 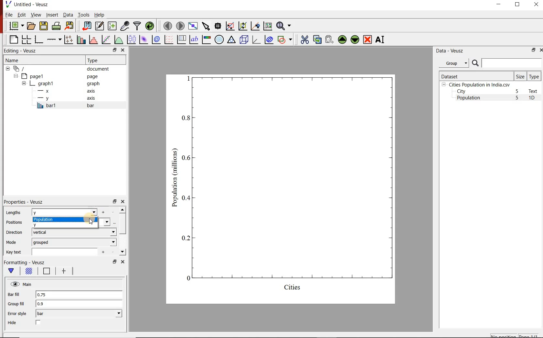 What do you see at coordinates (15, 26) in the screenshot?
I see `new document` at bounding box center [15, 26].